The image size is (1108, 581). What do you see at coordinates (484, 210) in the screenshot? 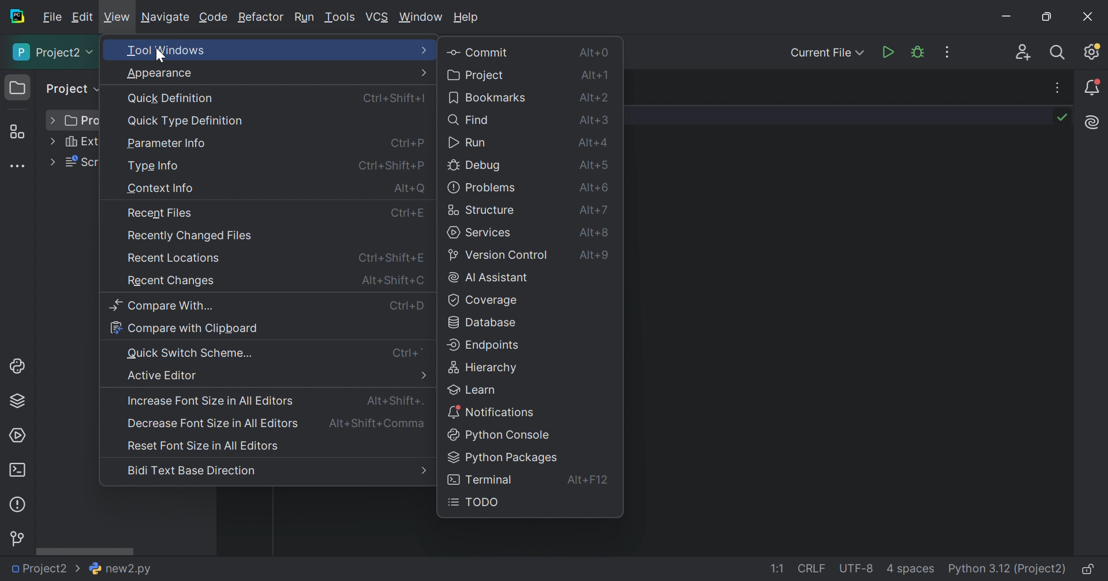
I see `Structure` at bounding box center [484, 210].